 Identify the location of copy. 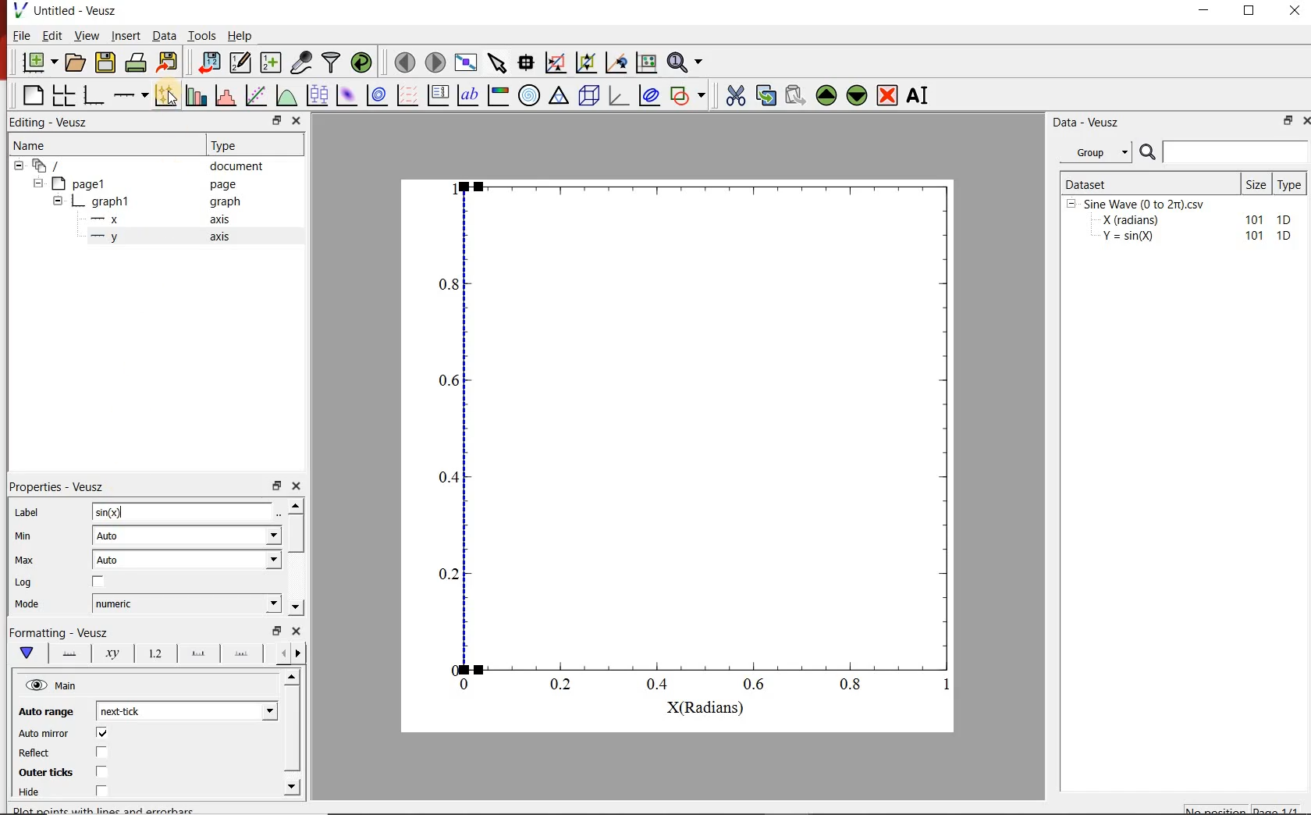
(766, 94).